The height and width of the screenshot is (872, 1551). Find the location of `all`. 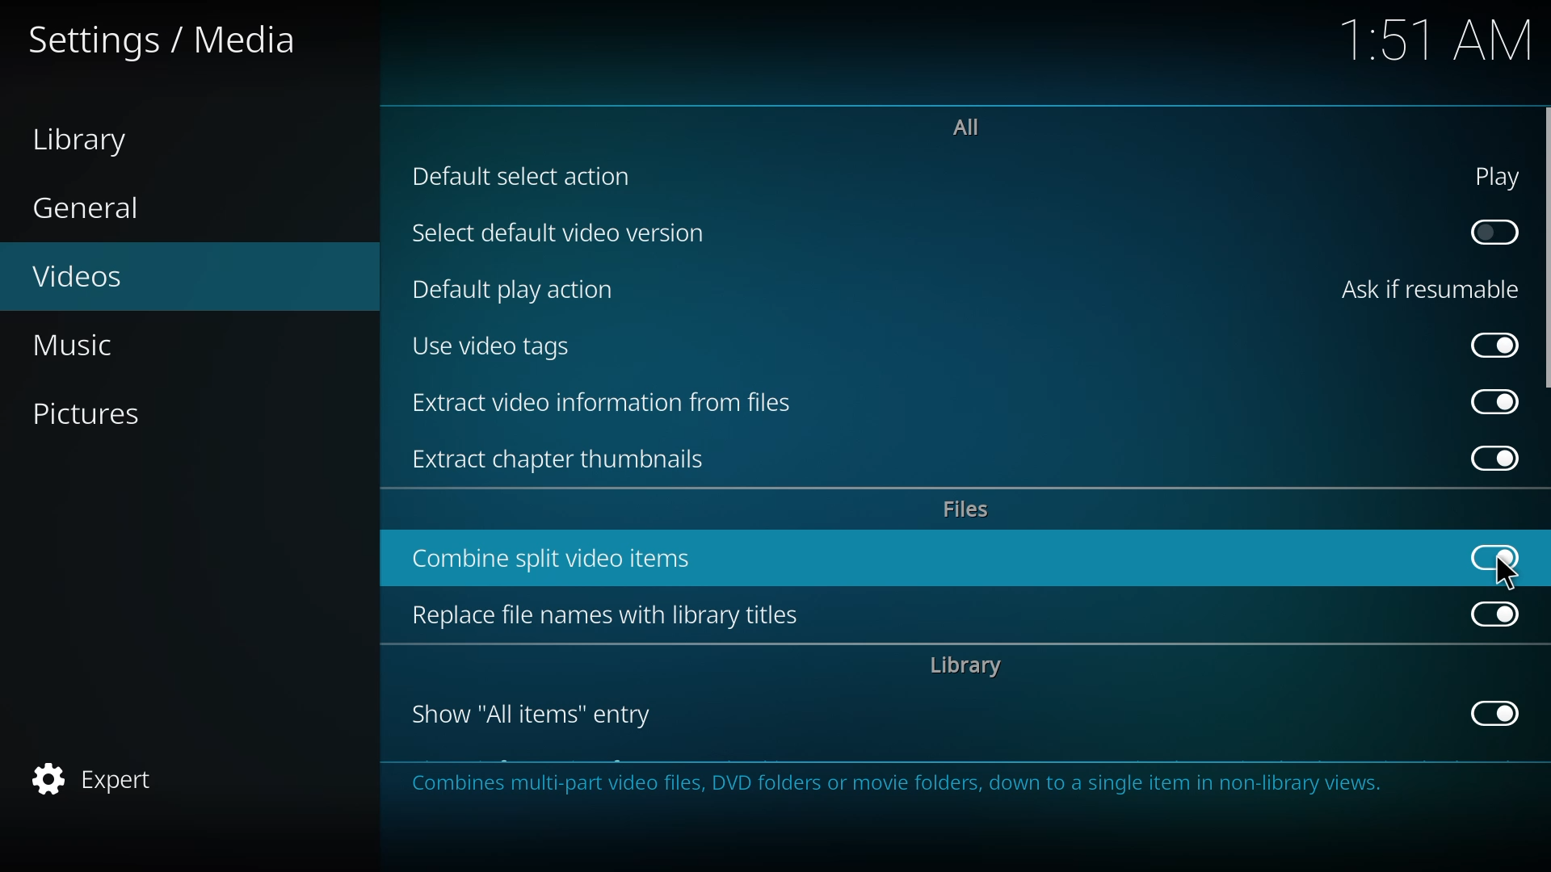

all is located at coordinates (965, 125).